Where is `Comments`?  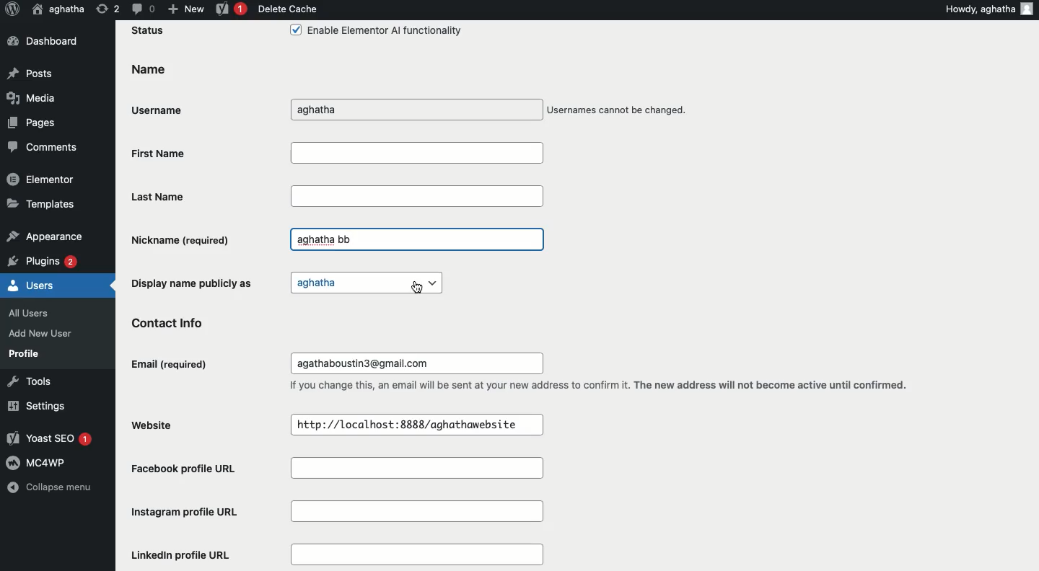
Comments is located at coordinates (43, 148).